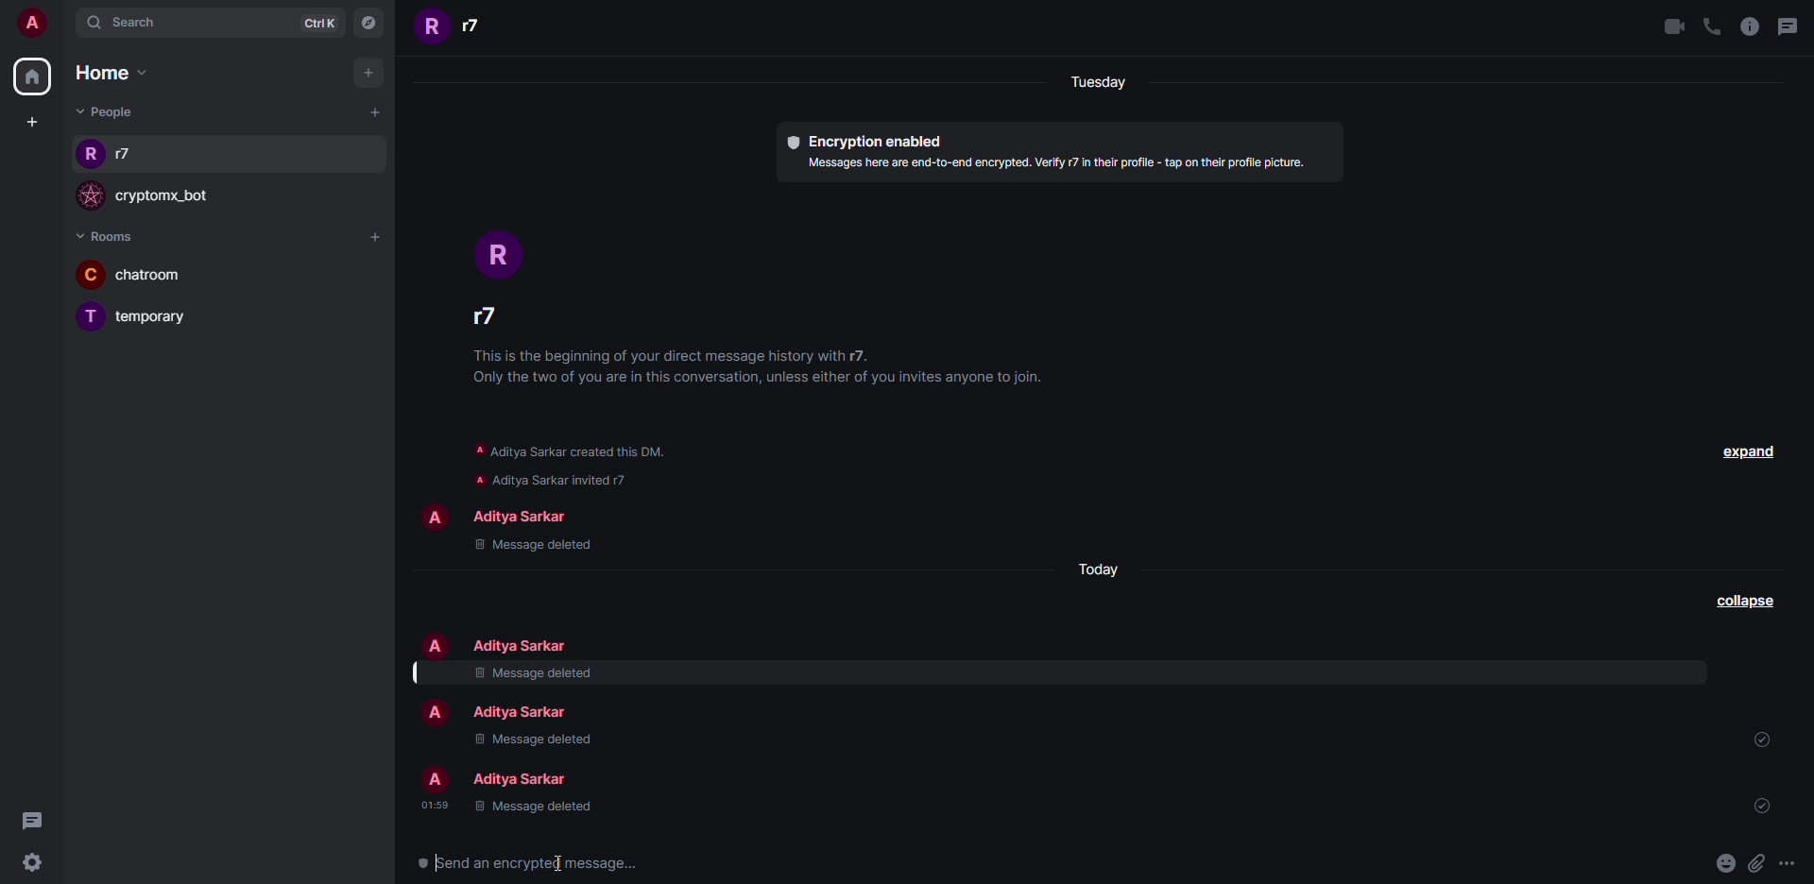 This screenshot has height=884, width=1814. Describe the element at coordinates (106, 112) in the screenshot. I see `people` at that location.